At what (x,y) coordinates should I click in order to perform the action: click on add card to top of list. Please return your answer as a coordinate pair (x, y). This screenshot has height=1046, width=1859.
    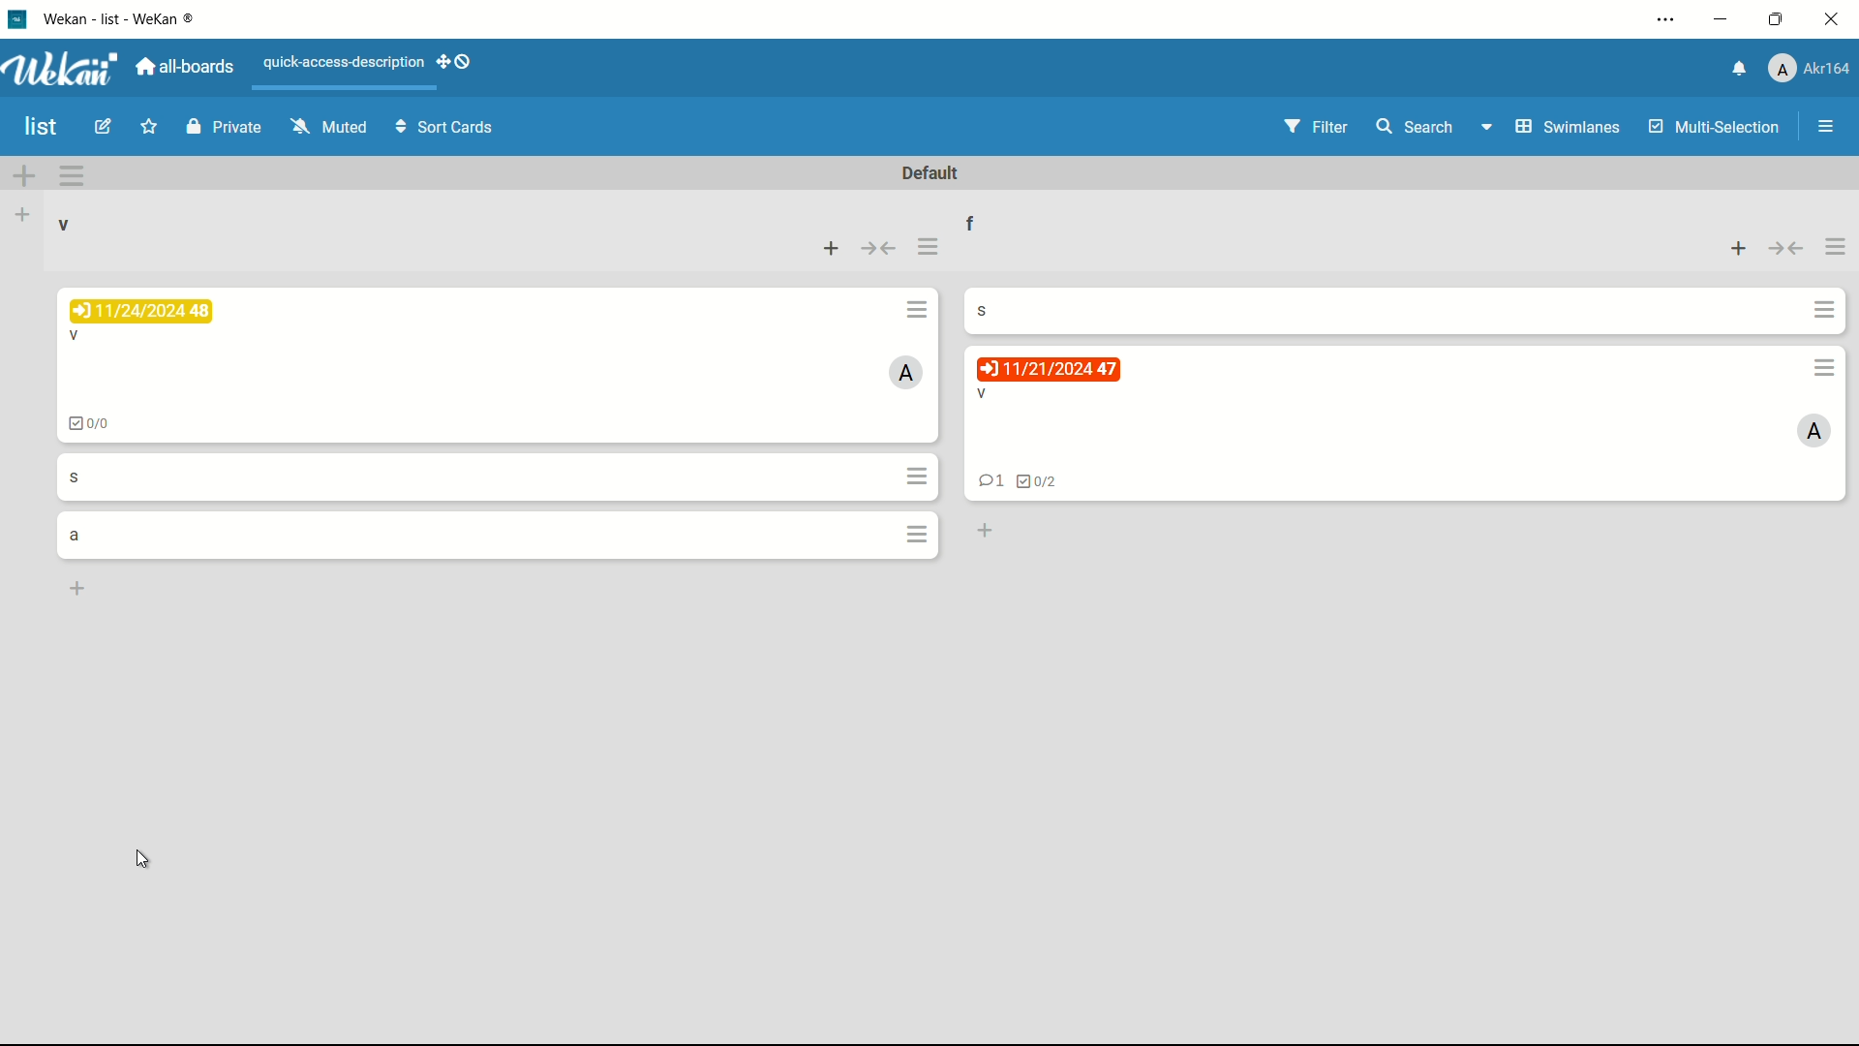
    Looking at the image, I should click on (1736, 251).